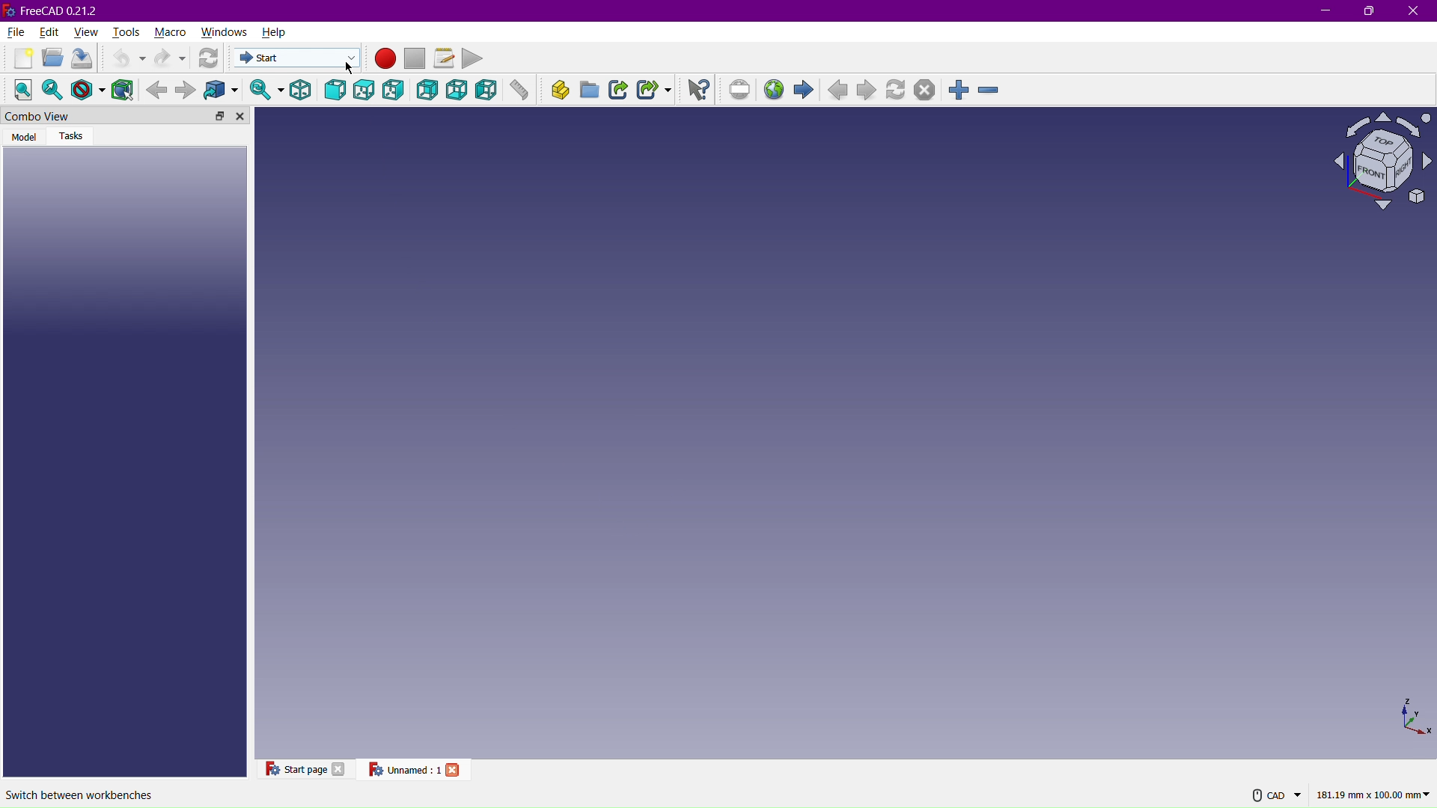 This screenshot has width=1437, height=808. I want to click on Start, so click(300, 58).